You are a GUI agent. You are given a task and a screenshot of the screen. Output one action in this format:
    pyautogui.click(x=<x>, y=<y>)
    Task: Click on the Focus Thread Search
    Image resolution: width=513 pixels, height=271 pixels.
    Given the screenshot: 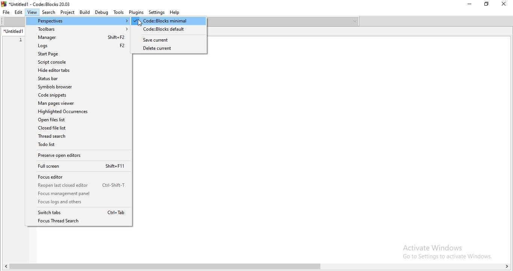 What is the action you would take?
    pyautogui.click(x=78, y=222)
    